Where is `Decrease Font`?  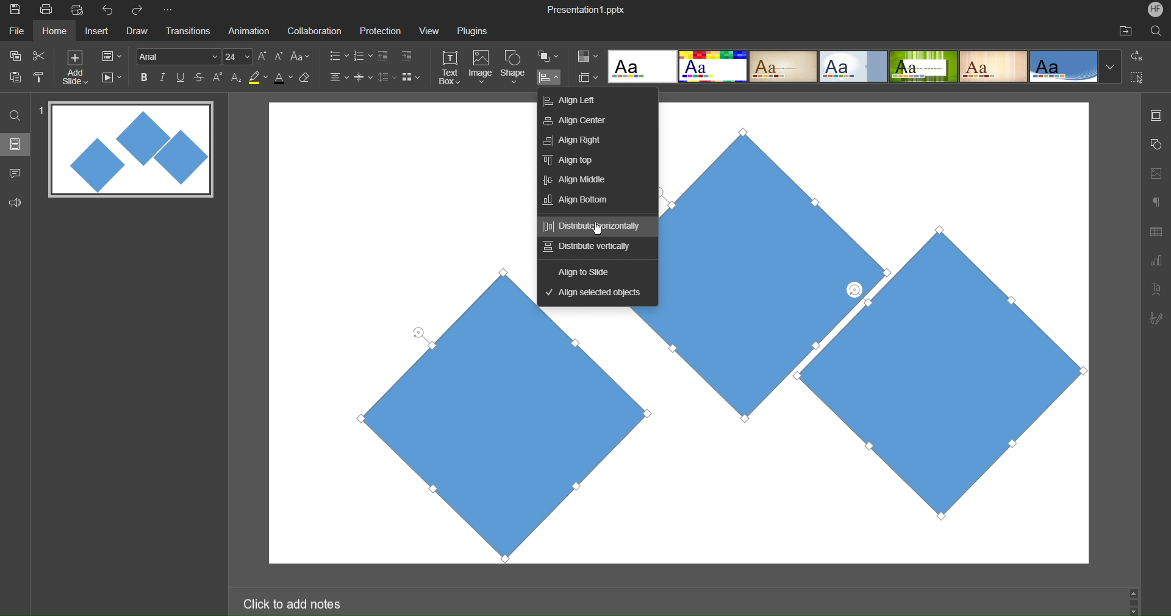 Decrease Font is located at coordinates (279, 56).